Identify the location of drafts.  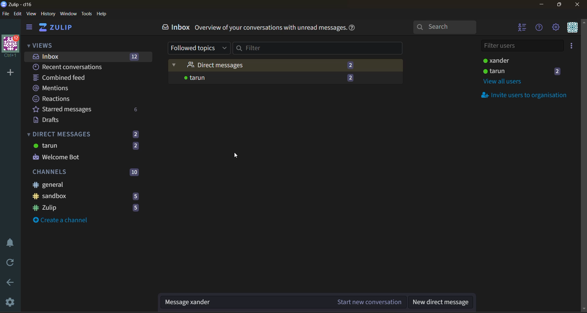
(66, 120).